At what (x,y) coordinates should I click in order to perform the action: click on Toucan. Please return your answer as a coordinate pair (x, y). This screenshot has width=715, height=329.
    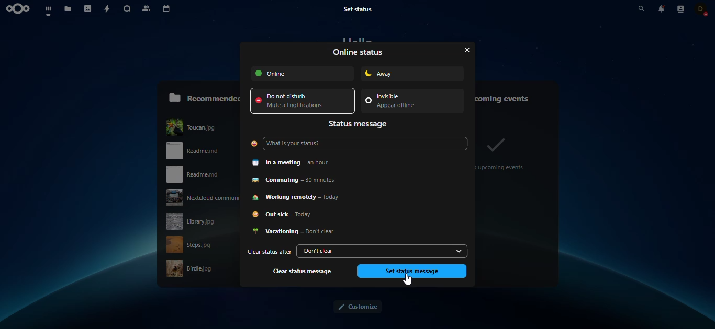
    Looking at the image, I should click on (201, 125).